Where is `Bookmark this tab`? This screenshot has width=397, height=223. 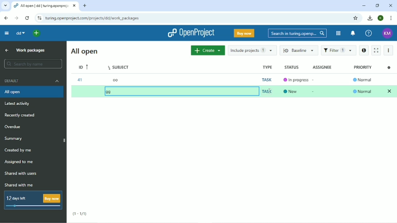
Bookmark this tab is located at coordinates (356, 18).